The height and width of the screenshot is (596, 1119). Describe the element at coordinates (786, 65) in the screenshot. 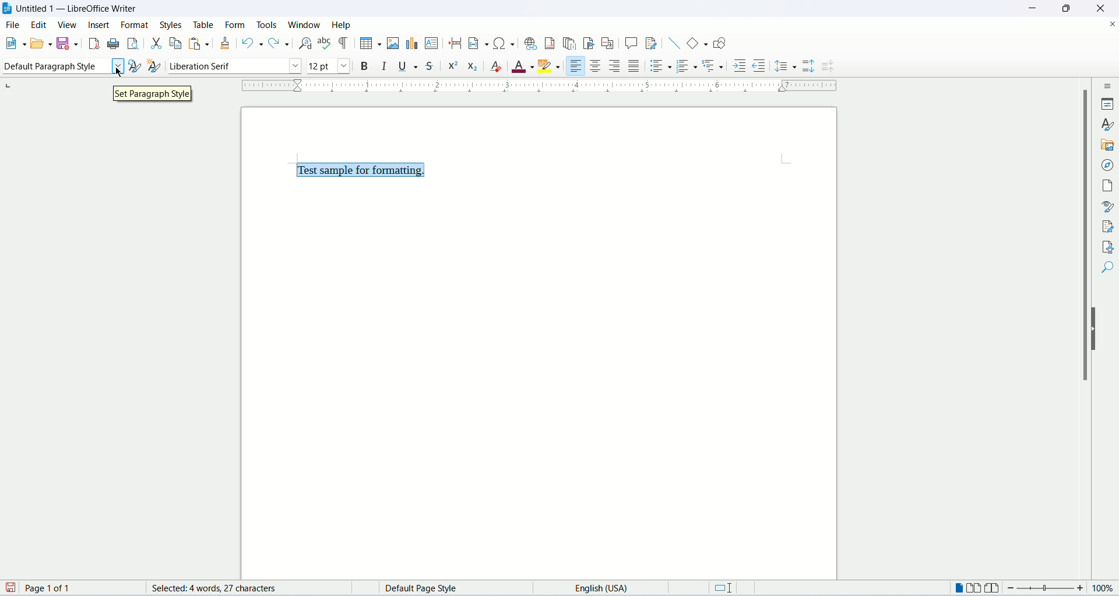

I see `line spacing` at that location.